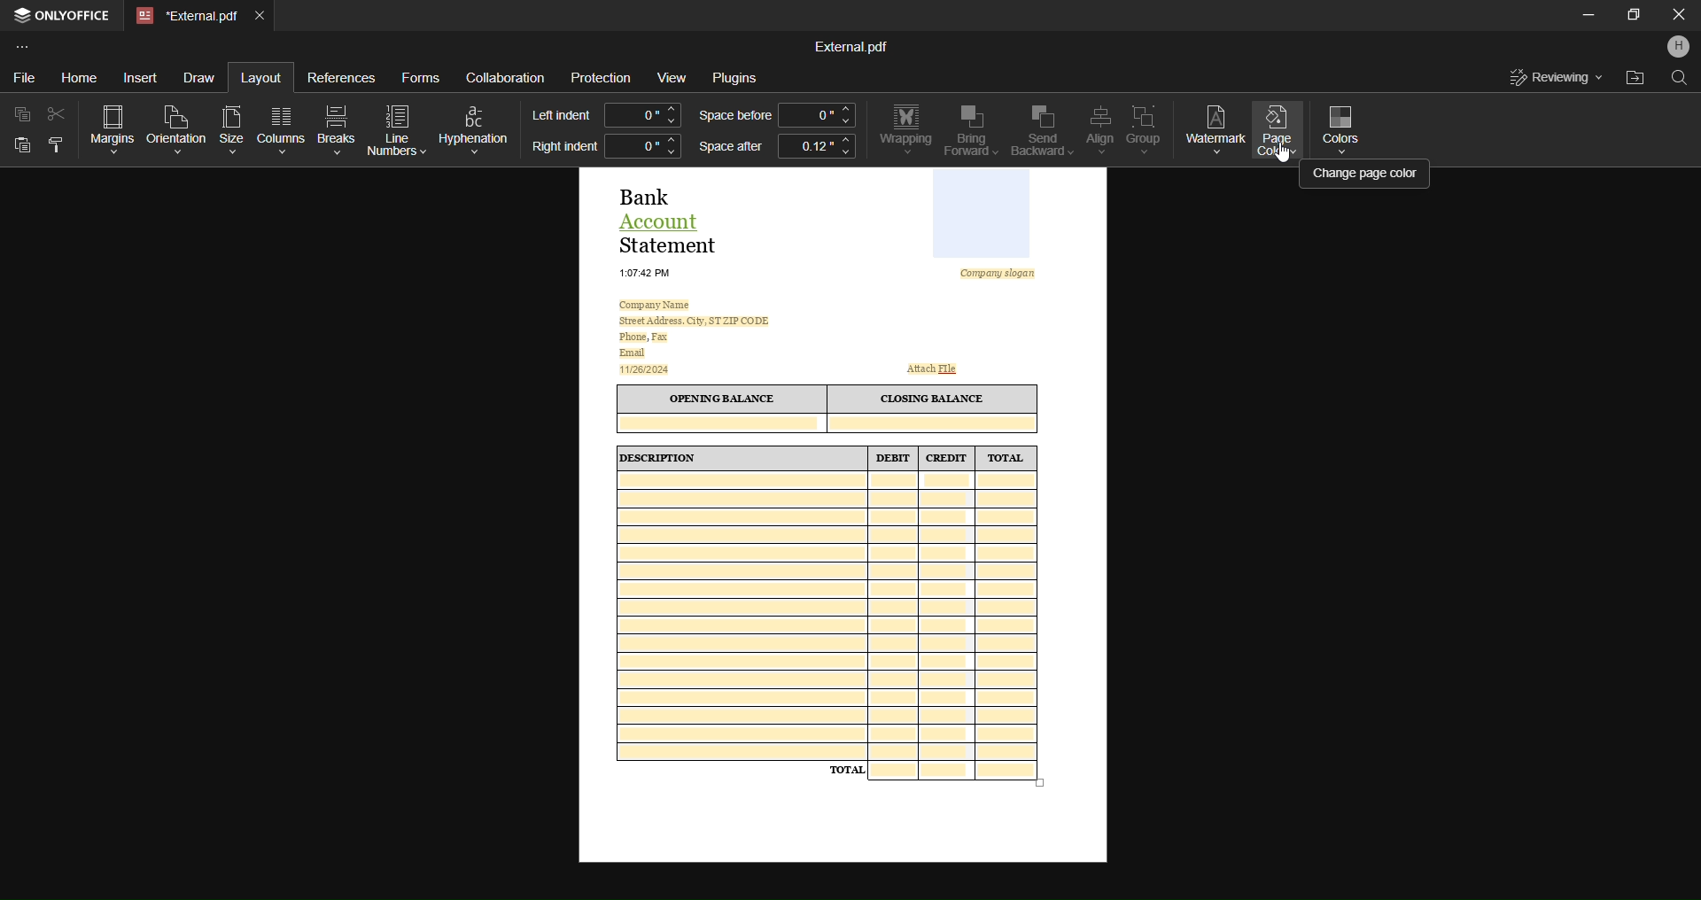 The height and width of the screenshot is (900, 1701). Describe the element at coordinates (202, 75) in the screenshot. I see `Draw` at that location.